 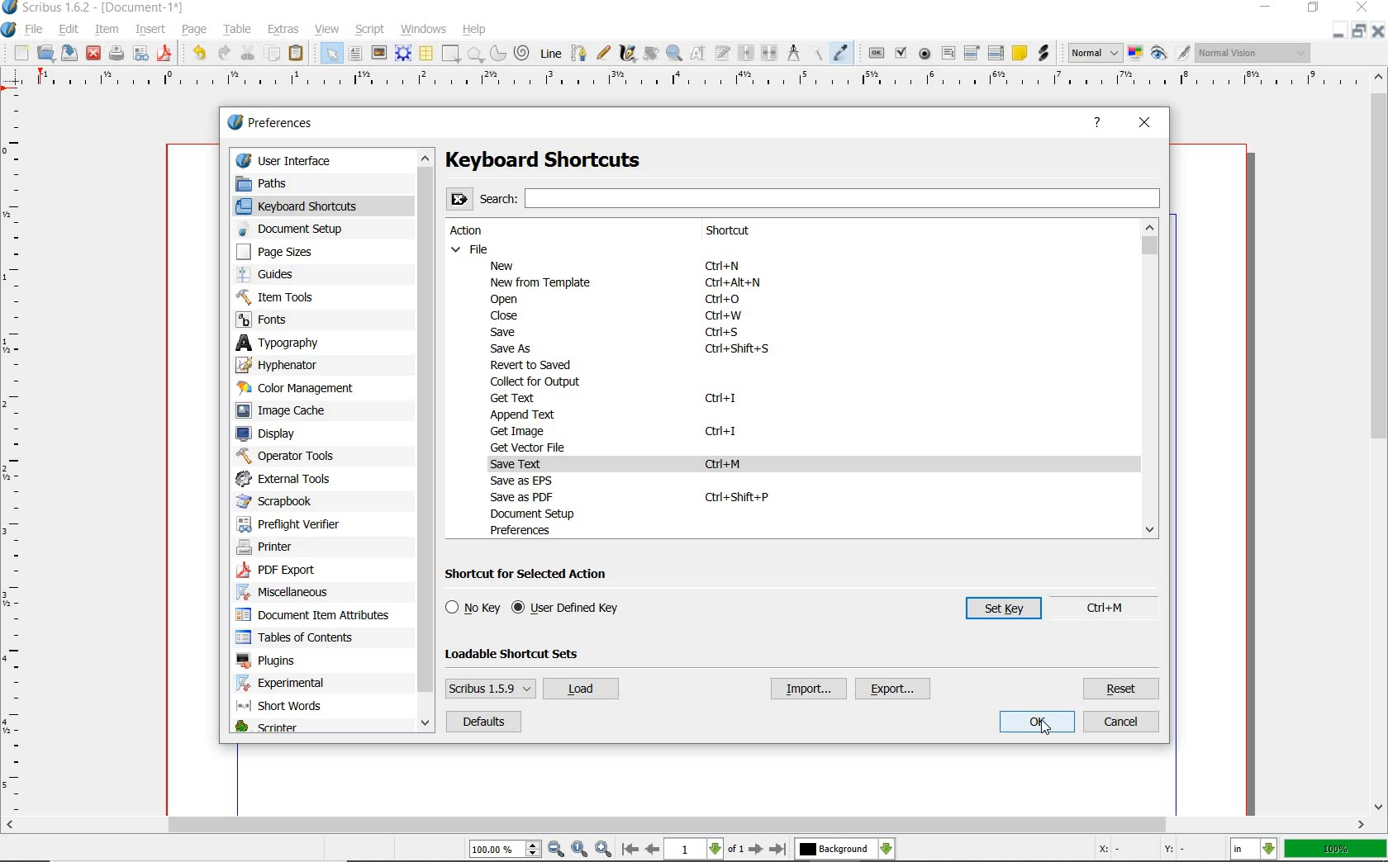 What do you see at coordinates (1360, 31) in the screenshot?
I see `minimize` at bounding box center [1360, 31].